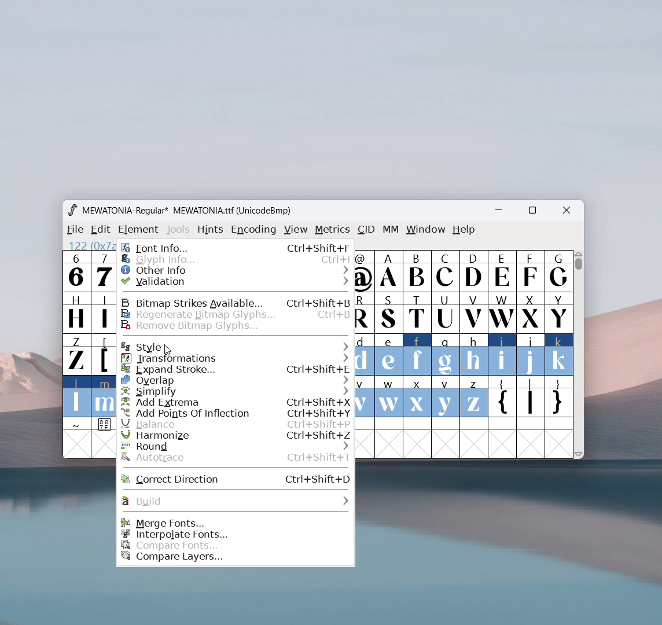 The height and width of the screenshot is (625, 662). Describe the element at coordinates (417, 271) in the screenshot. I see `B` at that location.